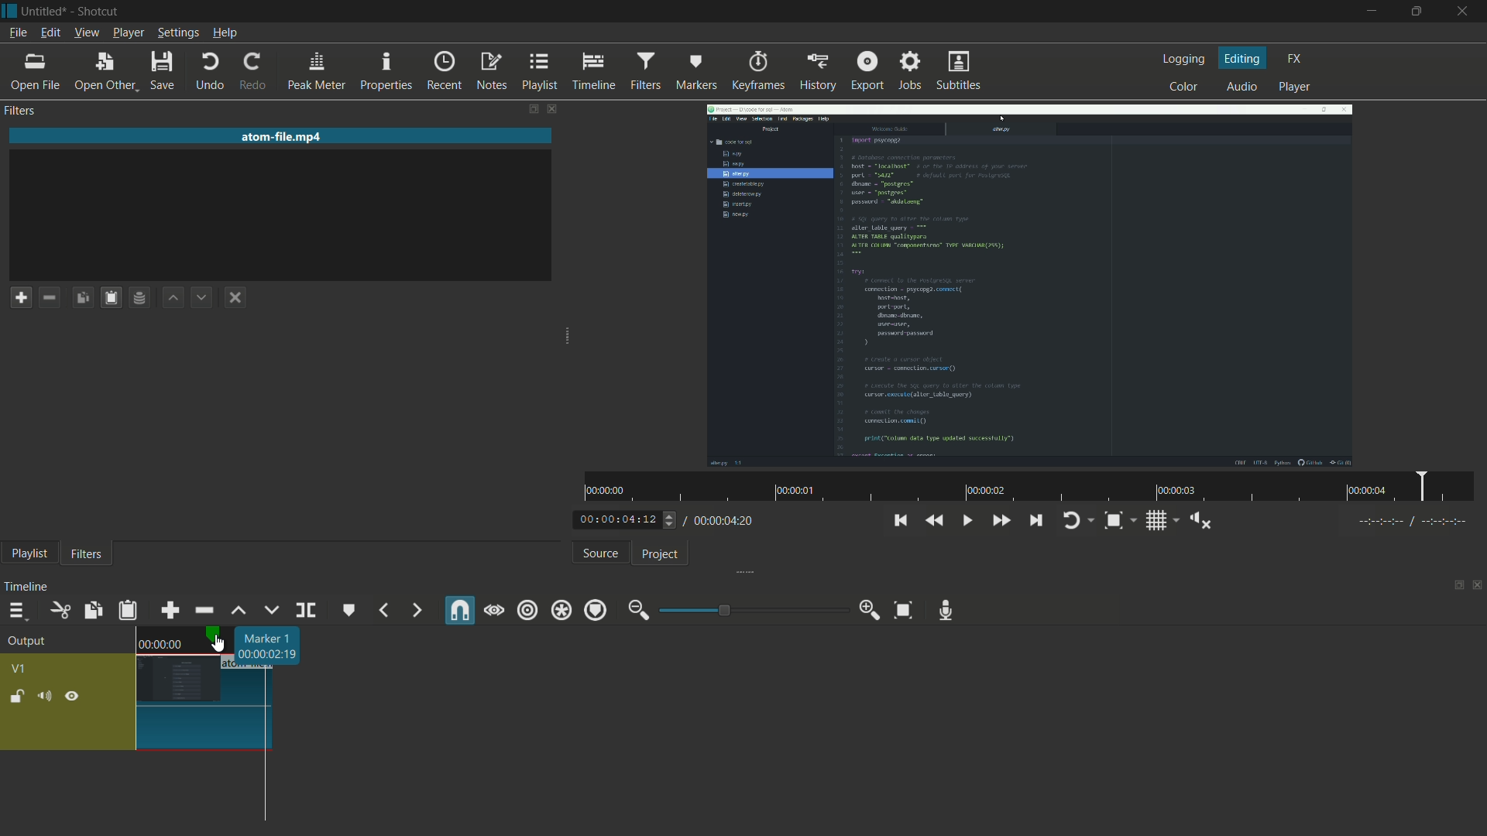 The image size is (1487, 836). Describe the element at coordinates (1420, 12) in the screenshot. I see `maximize` at that location.